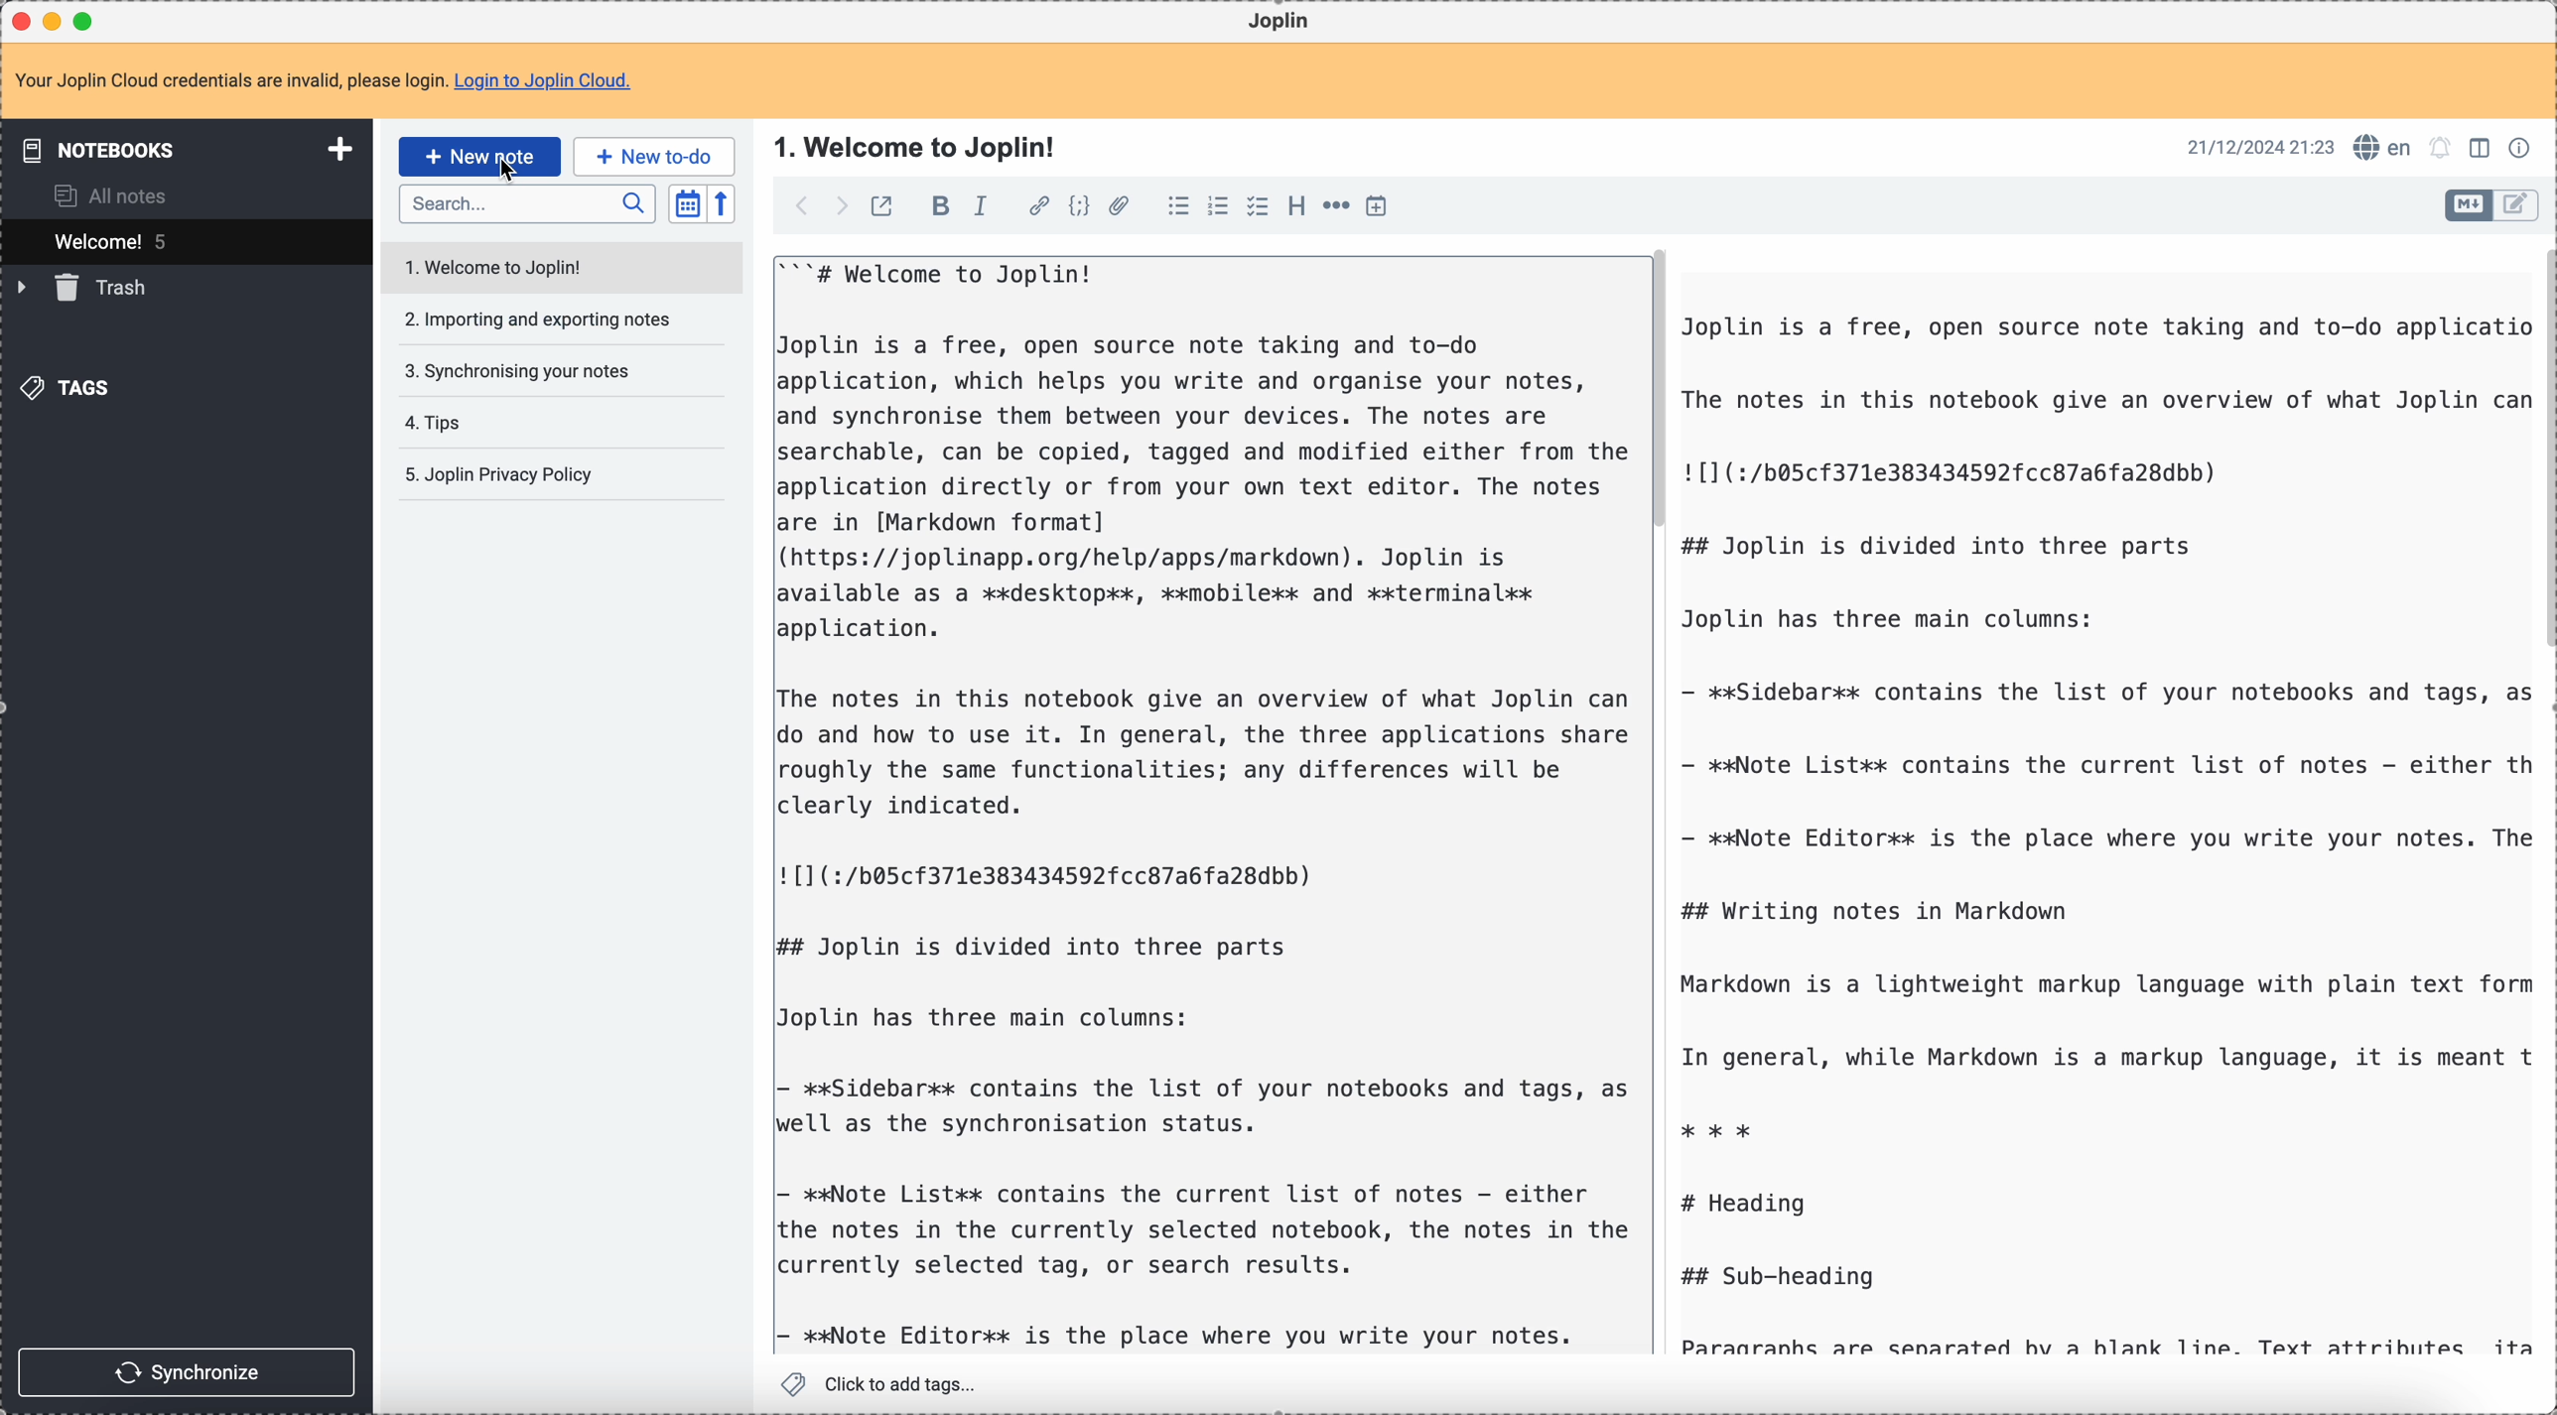  Describe the element at coordinates (563, 271) in the screenshot. I see `welcome to Joplin` at that location.